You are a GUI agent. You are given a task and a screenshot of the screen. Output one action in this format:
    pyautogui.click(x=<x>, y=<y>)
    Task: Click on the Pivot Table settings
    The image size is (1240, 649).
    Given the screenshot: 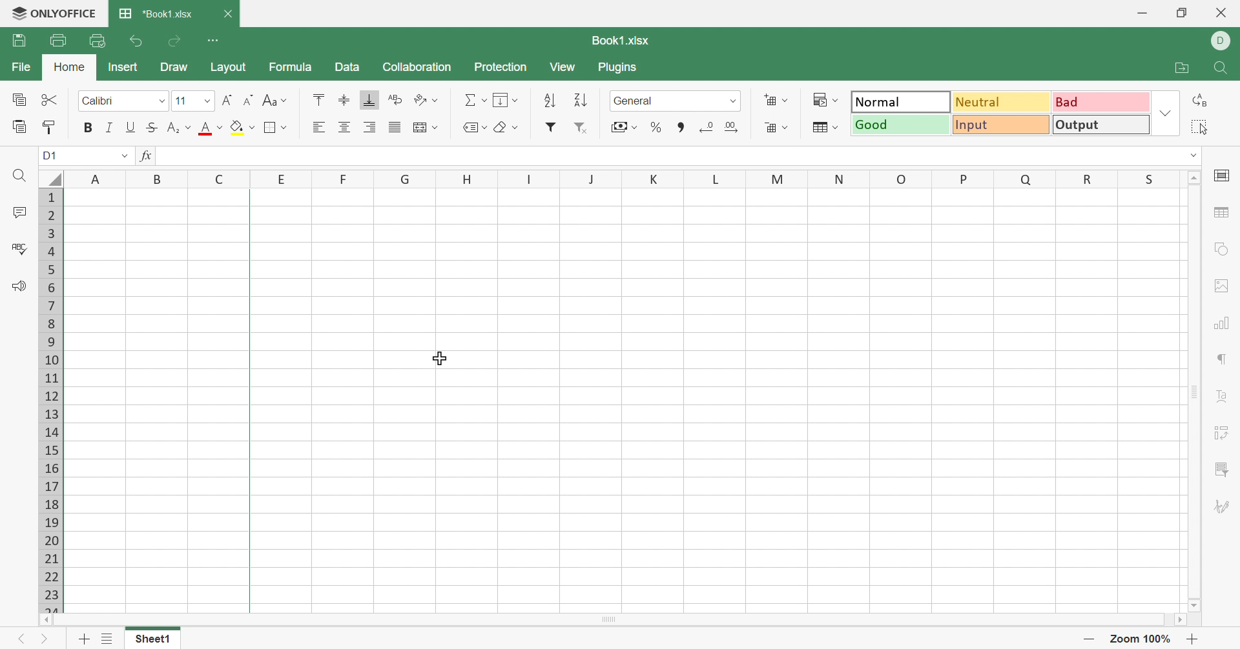 What is the action you would take?
    pyautogui.click(x=1223, y=432)
    